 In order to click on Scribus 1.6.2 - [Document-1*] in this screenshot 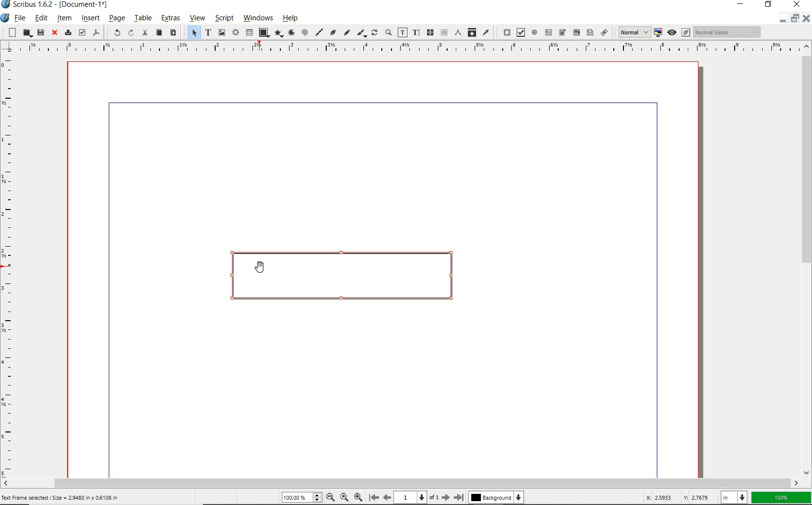, I will do `click(58, 6)`.